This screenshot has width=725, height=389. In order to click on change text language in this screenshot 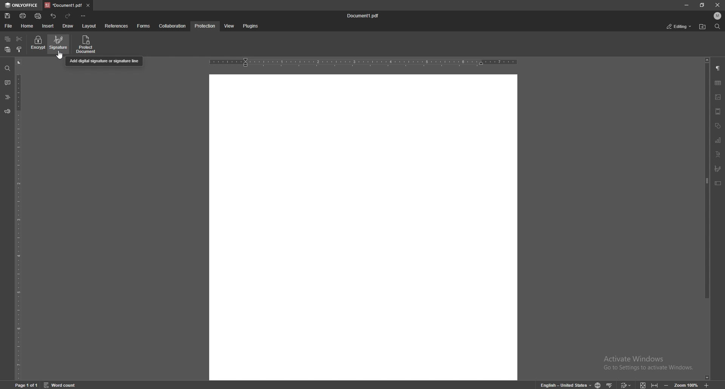, I will do `click(561, 384)`.